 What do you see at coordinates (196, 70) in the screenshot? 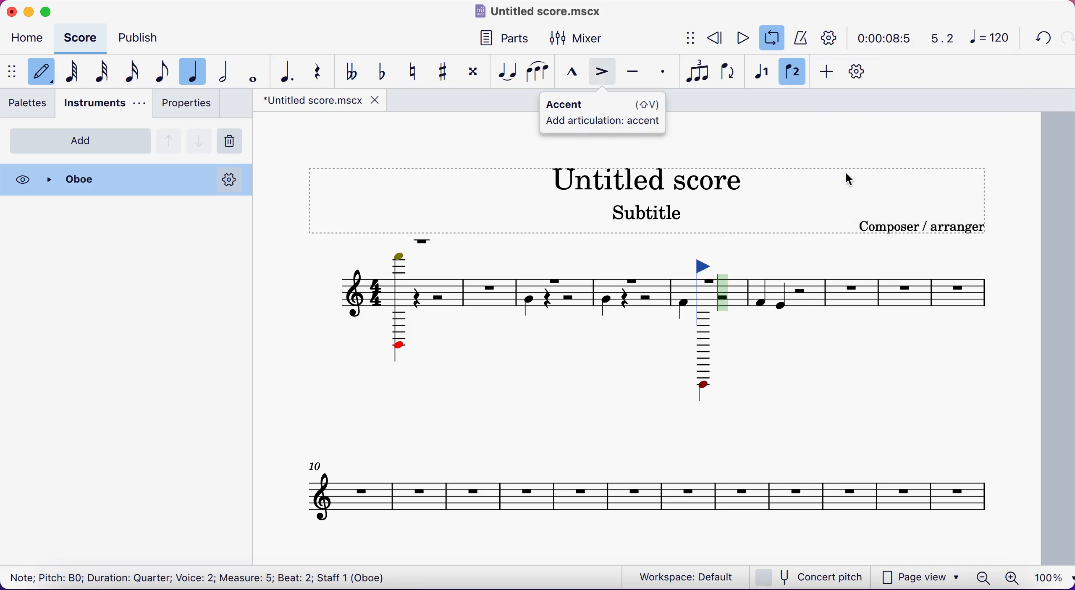
I see `quarter note` at bounding box center [196, 70].